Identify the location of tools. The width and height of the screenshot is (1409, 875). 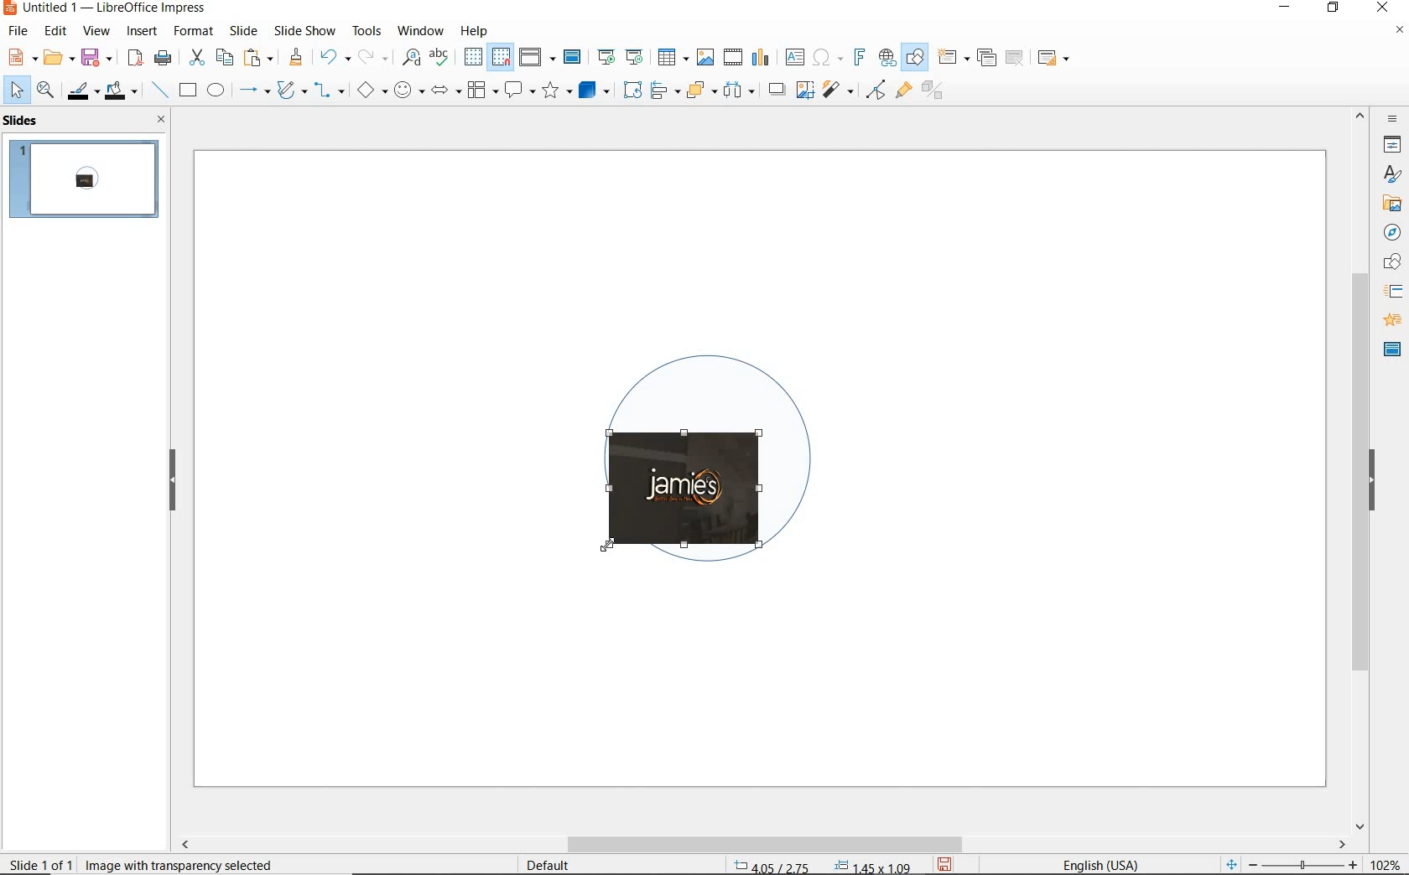
(367, 30).